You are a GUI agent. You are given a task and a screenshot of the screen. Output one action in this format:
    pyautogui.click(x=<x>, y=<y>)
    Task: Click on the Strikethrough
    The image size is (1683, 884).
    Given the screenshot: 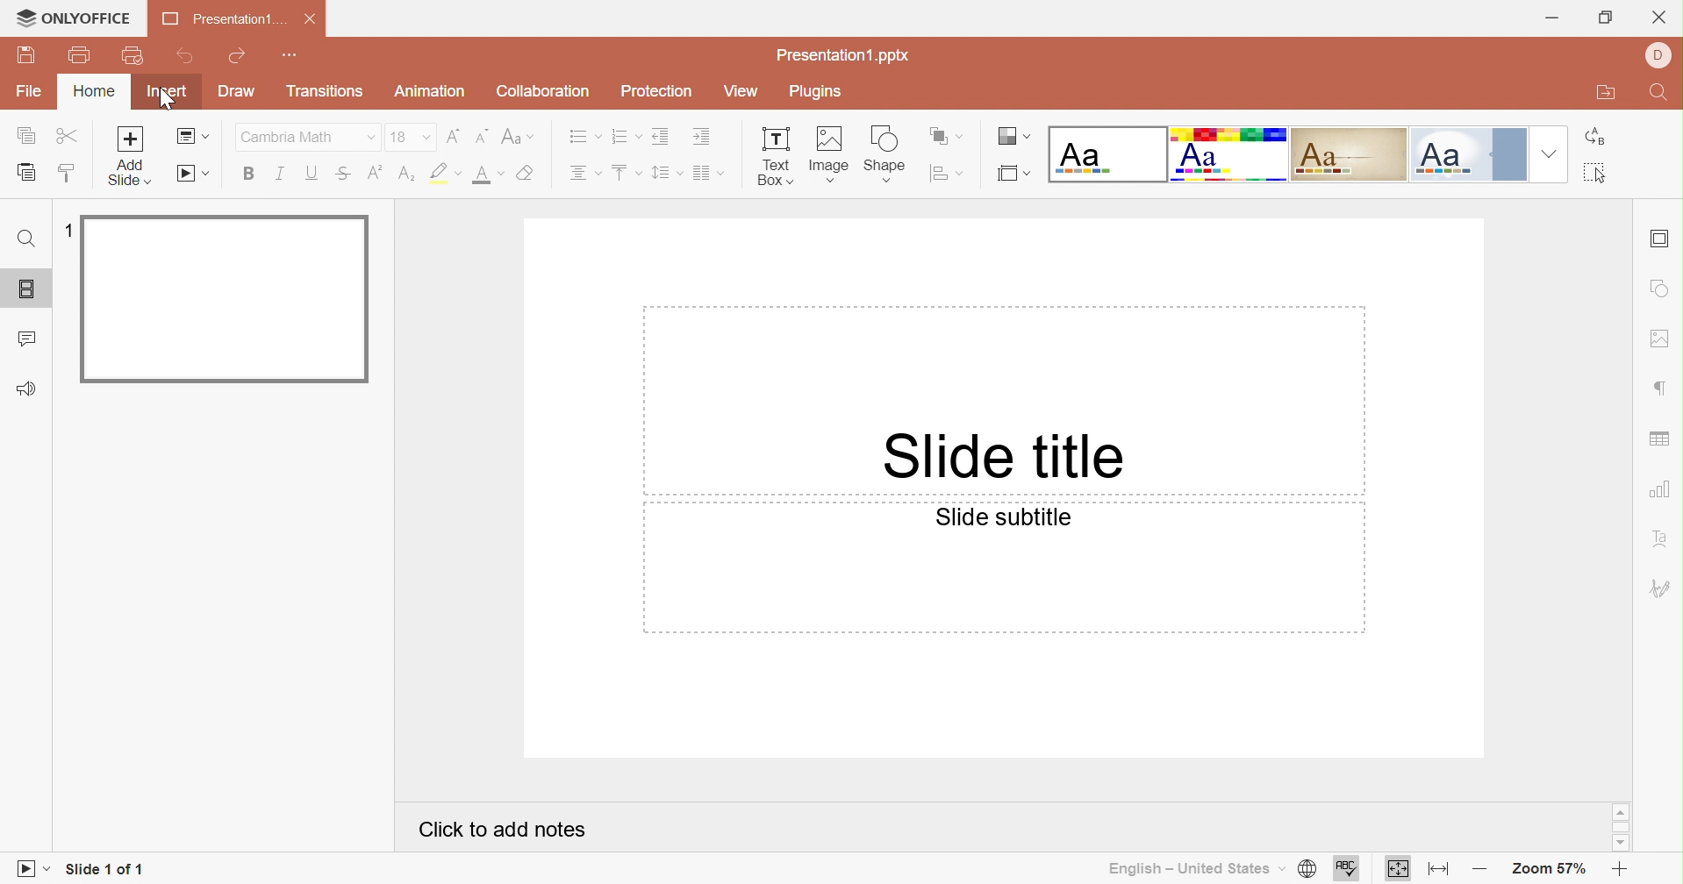 What is the action you would take?
    pyautogui.click(x=343, y=175)
    